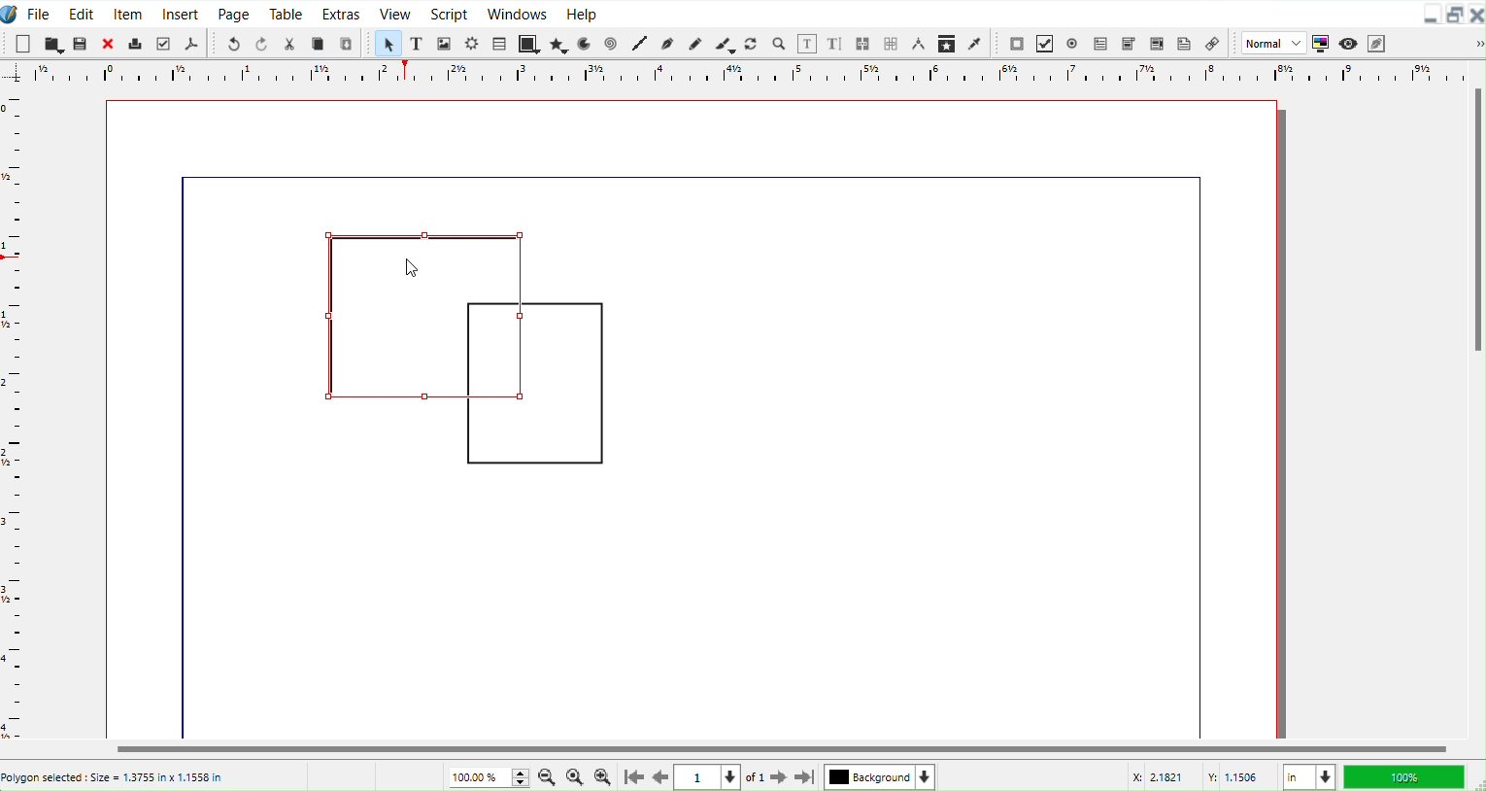 The image size is (1486, 791). I want to click on Copy, so click(320, 43).